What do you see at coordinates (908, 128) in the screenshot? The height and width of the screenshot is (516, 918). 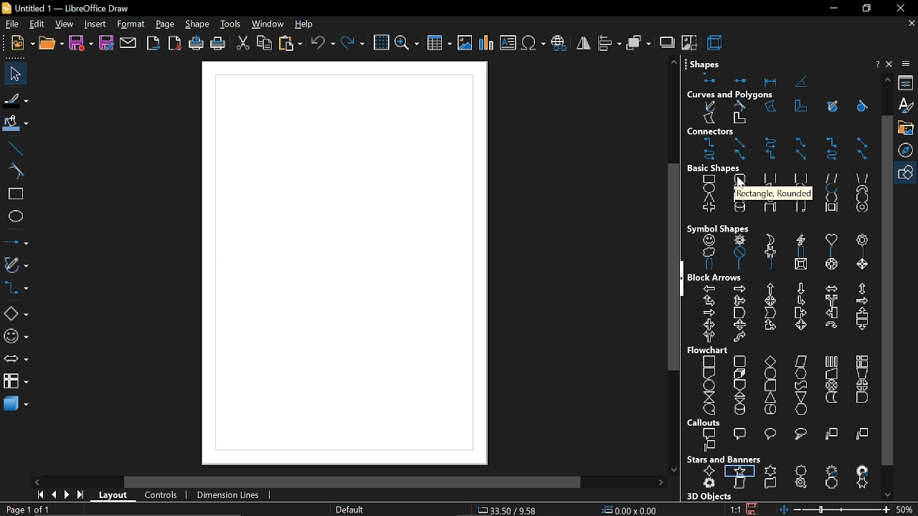 I see `gallery` at bounding box center [908, 128].